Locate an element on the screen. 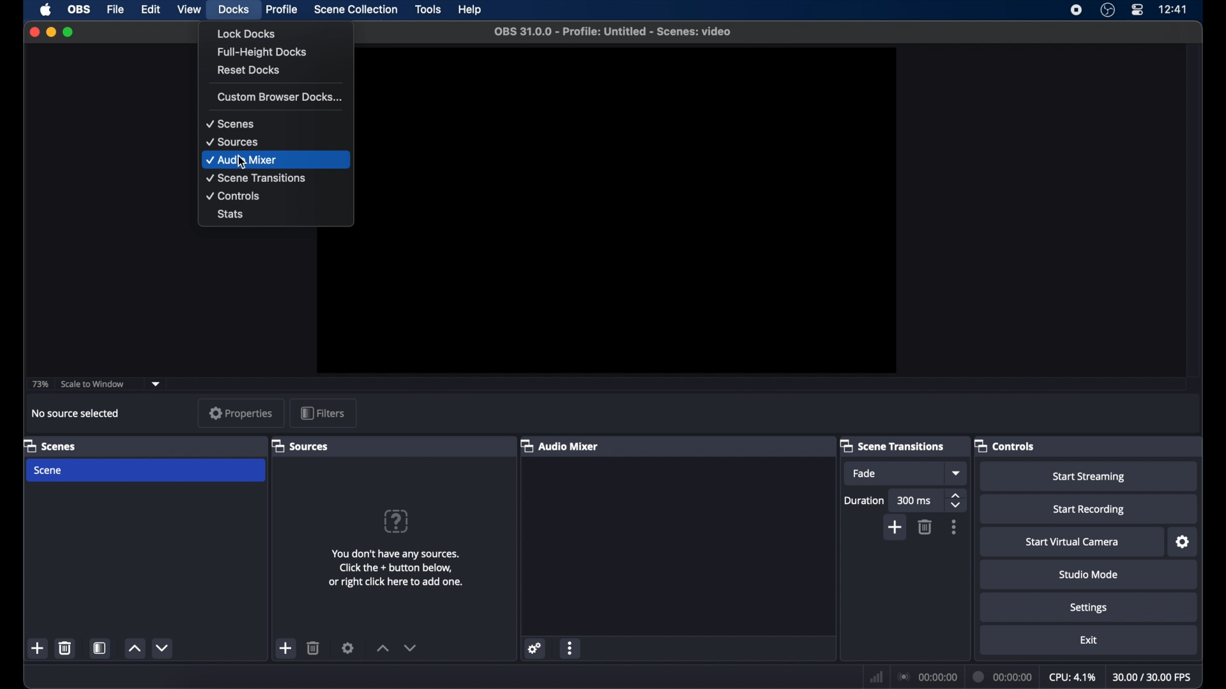 This screenshot has height=689, width=1226. fade is located at coordinates (865, 474).